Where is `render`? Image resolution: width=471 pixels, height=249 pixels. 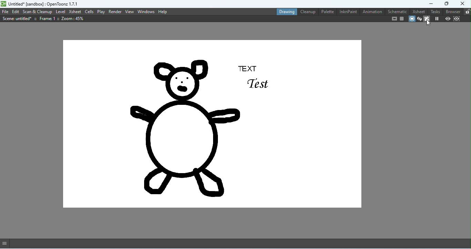
render is located at coordinates (115, 11).